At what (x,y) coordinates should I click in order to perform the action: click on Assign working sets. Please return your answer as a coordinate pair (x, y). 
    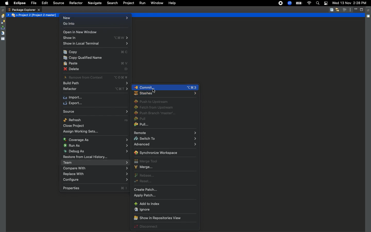
    Looking at the image, I should click on (82, 132).